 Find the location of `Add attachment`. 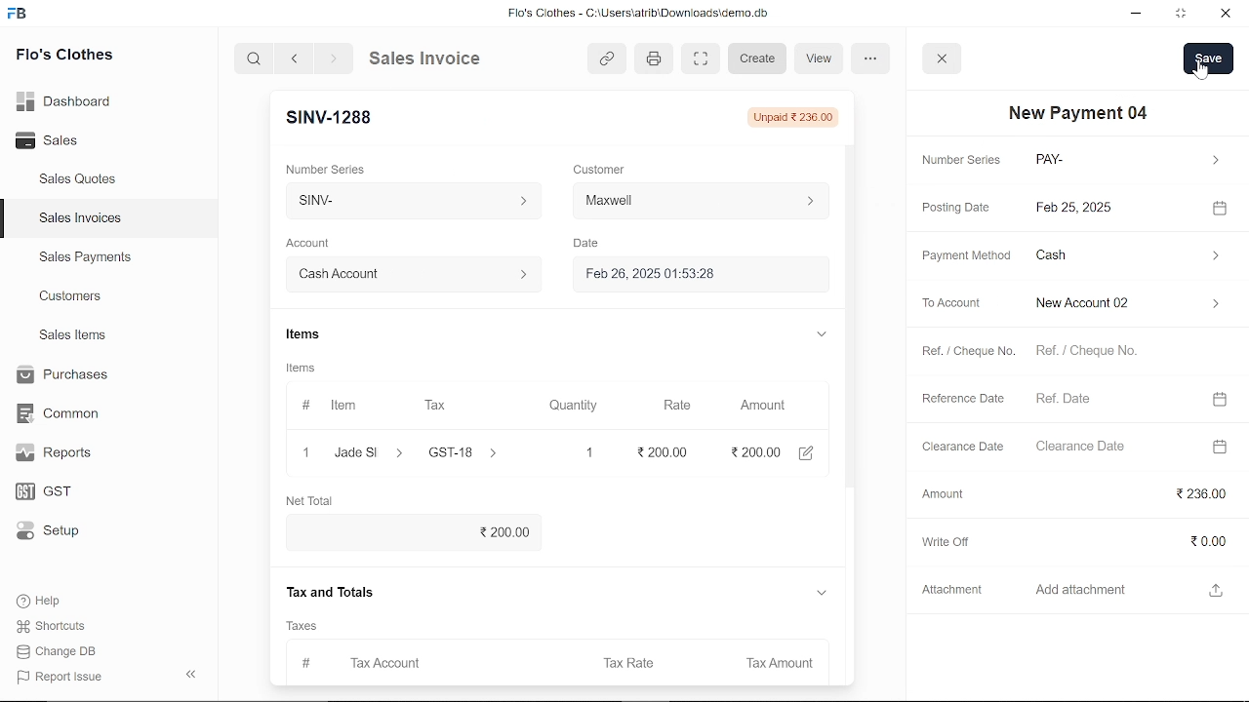

Add attachment is located at coordinates (1117, 589).